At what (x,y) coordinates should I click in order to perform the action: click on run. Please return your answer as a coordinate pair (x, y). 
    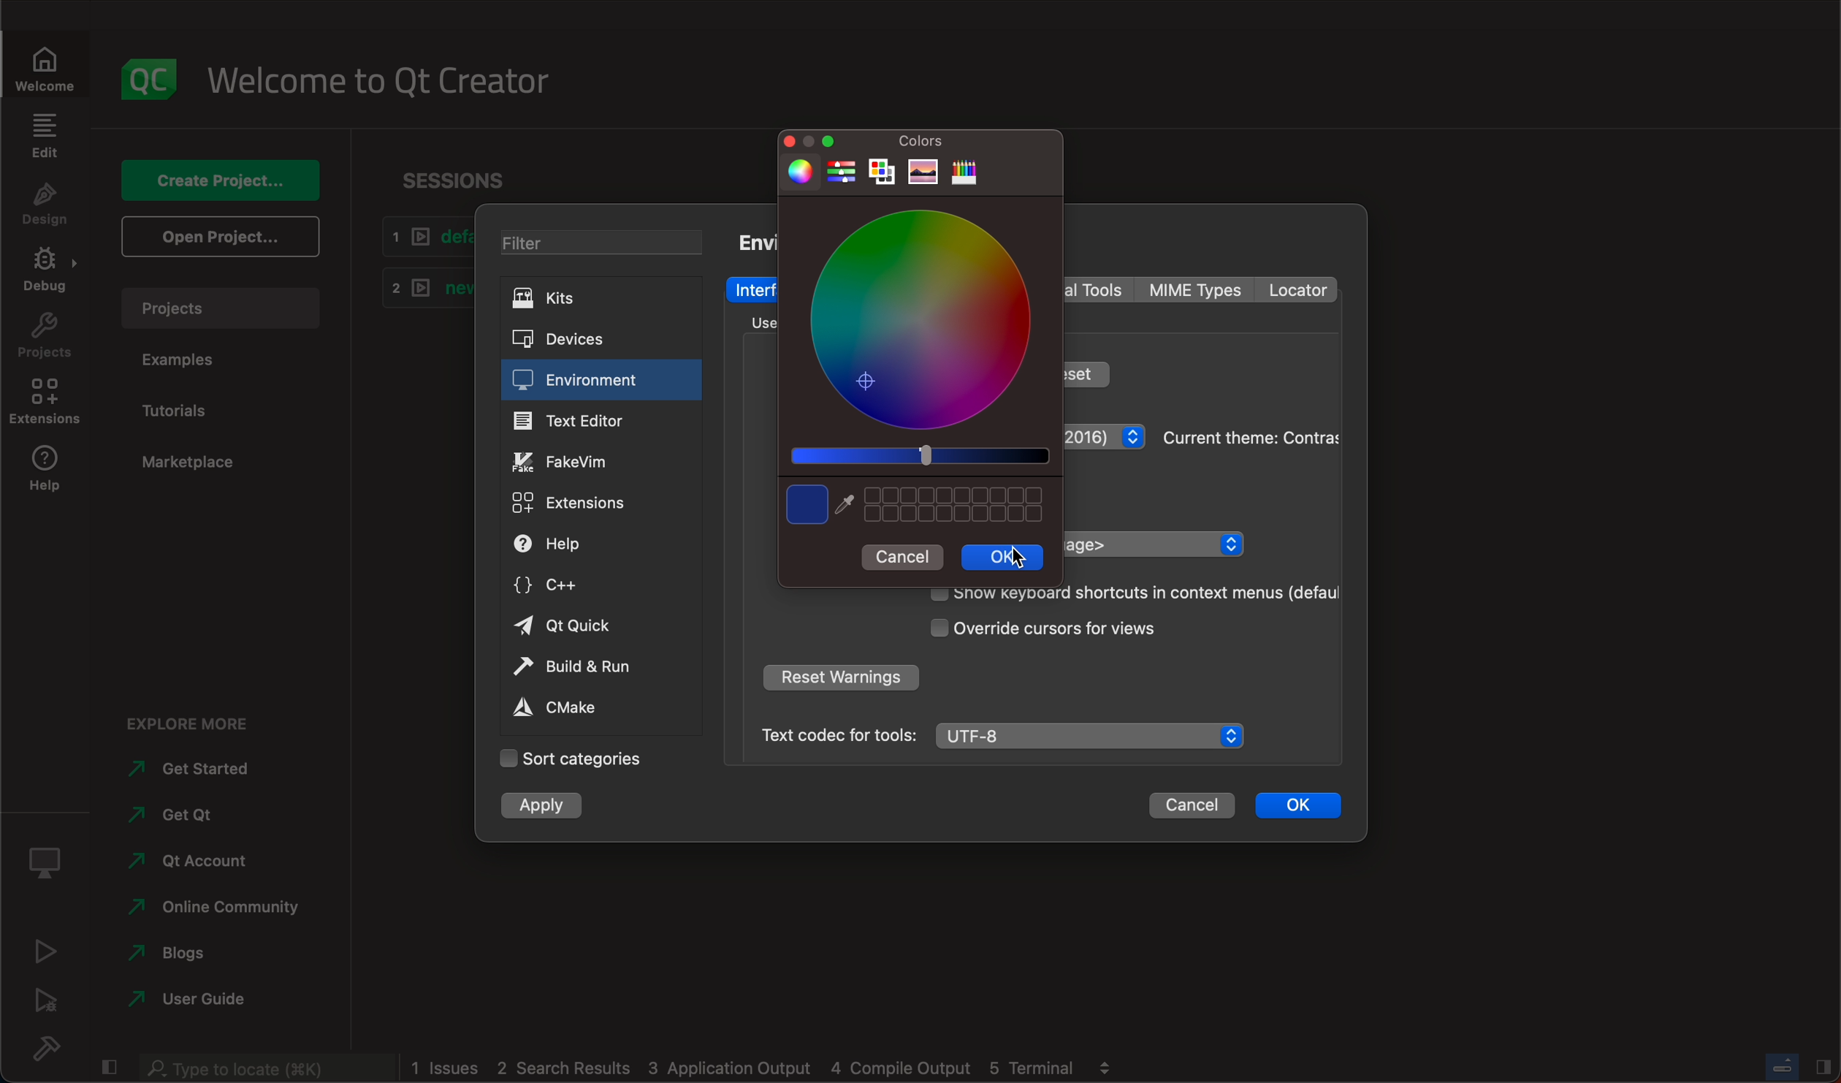
    Looking at the image, I should click on (47, 949).